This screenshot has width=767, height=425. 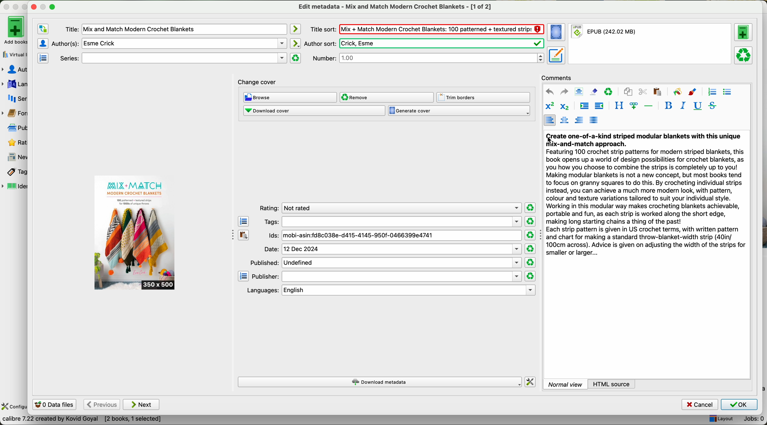 What do you see at coordinates (643, 92) in the screenshot?
I see `cut` at bounding box center [643, 92].